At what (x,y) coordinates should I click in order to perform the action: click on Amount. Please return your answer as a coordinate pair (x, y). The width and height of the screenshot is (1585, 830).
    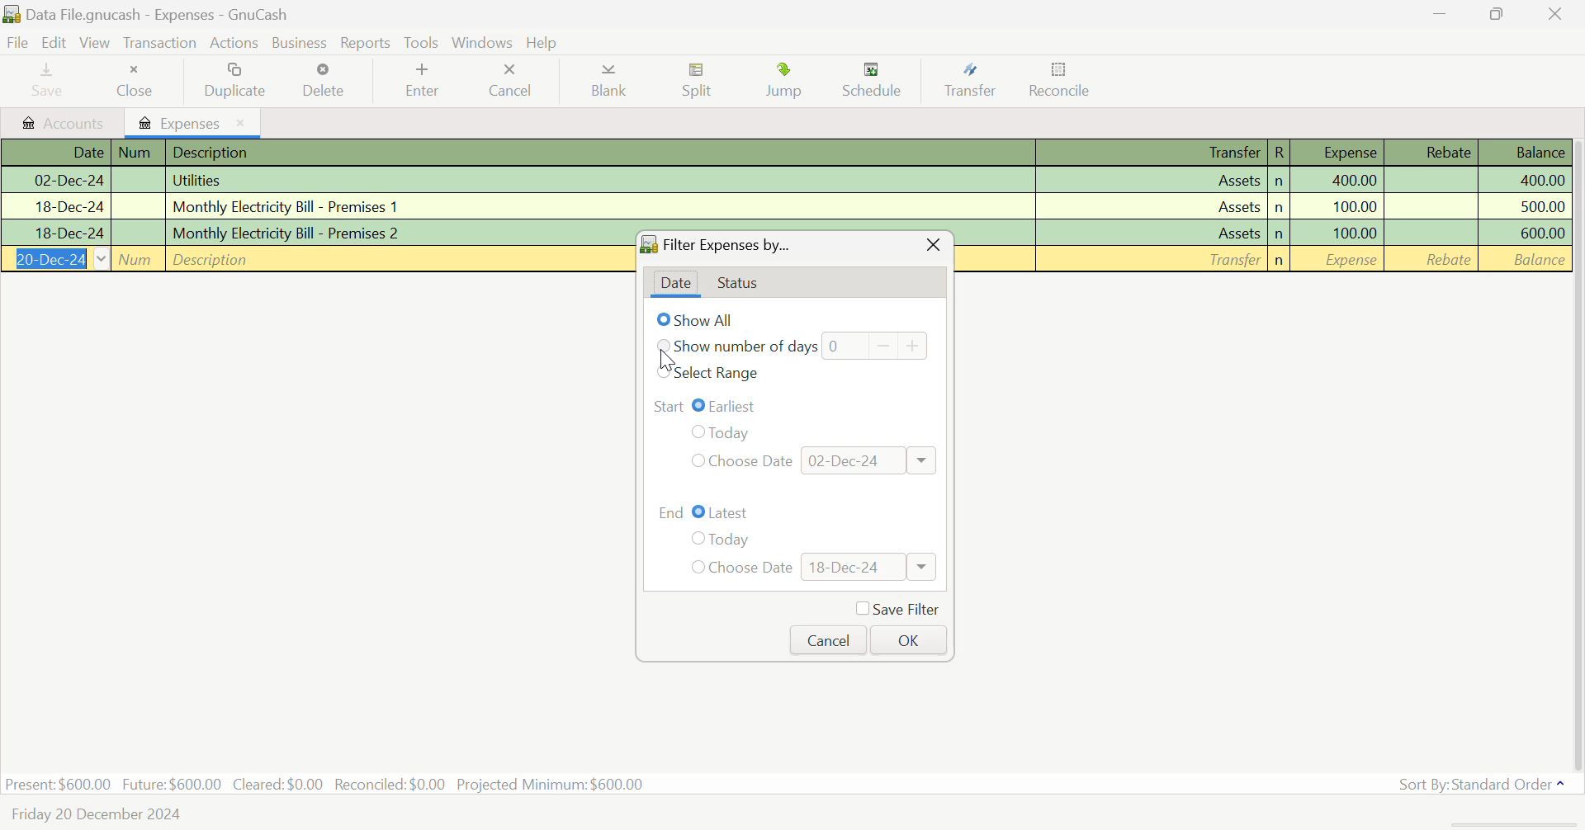
    Looking at the image, I should click on (1353, 179).